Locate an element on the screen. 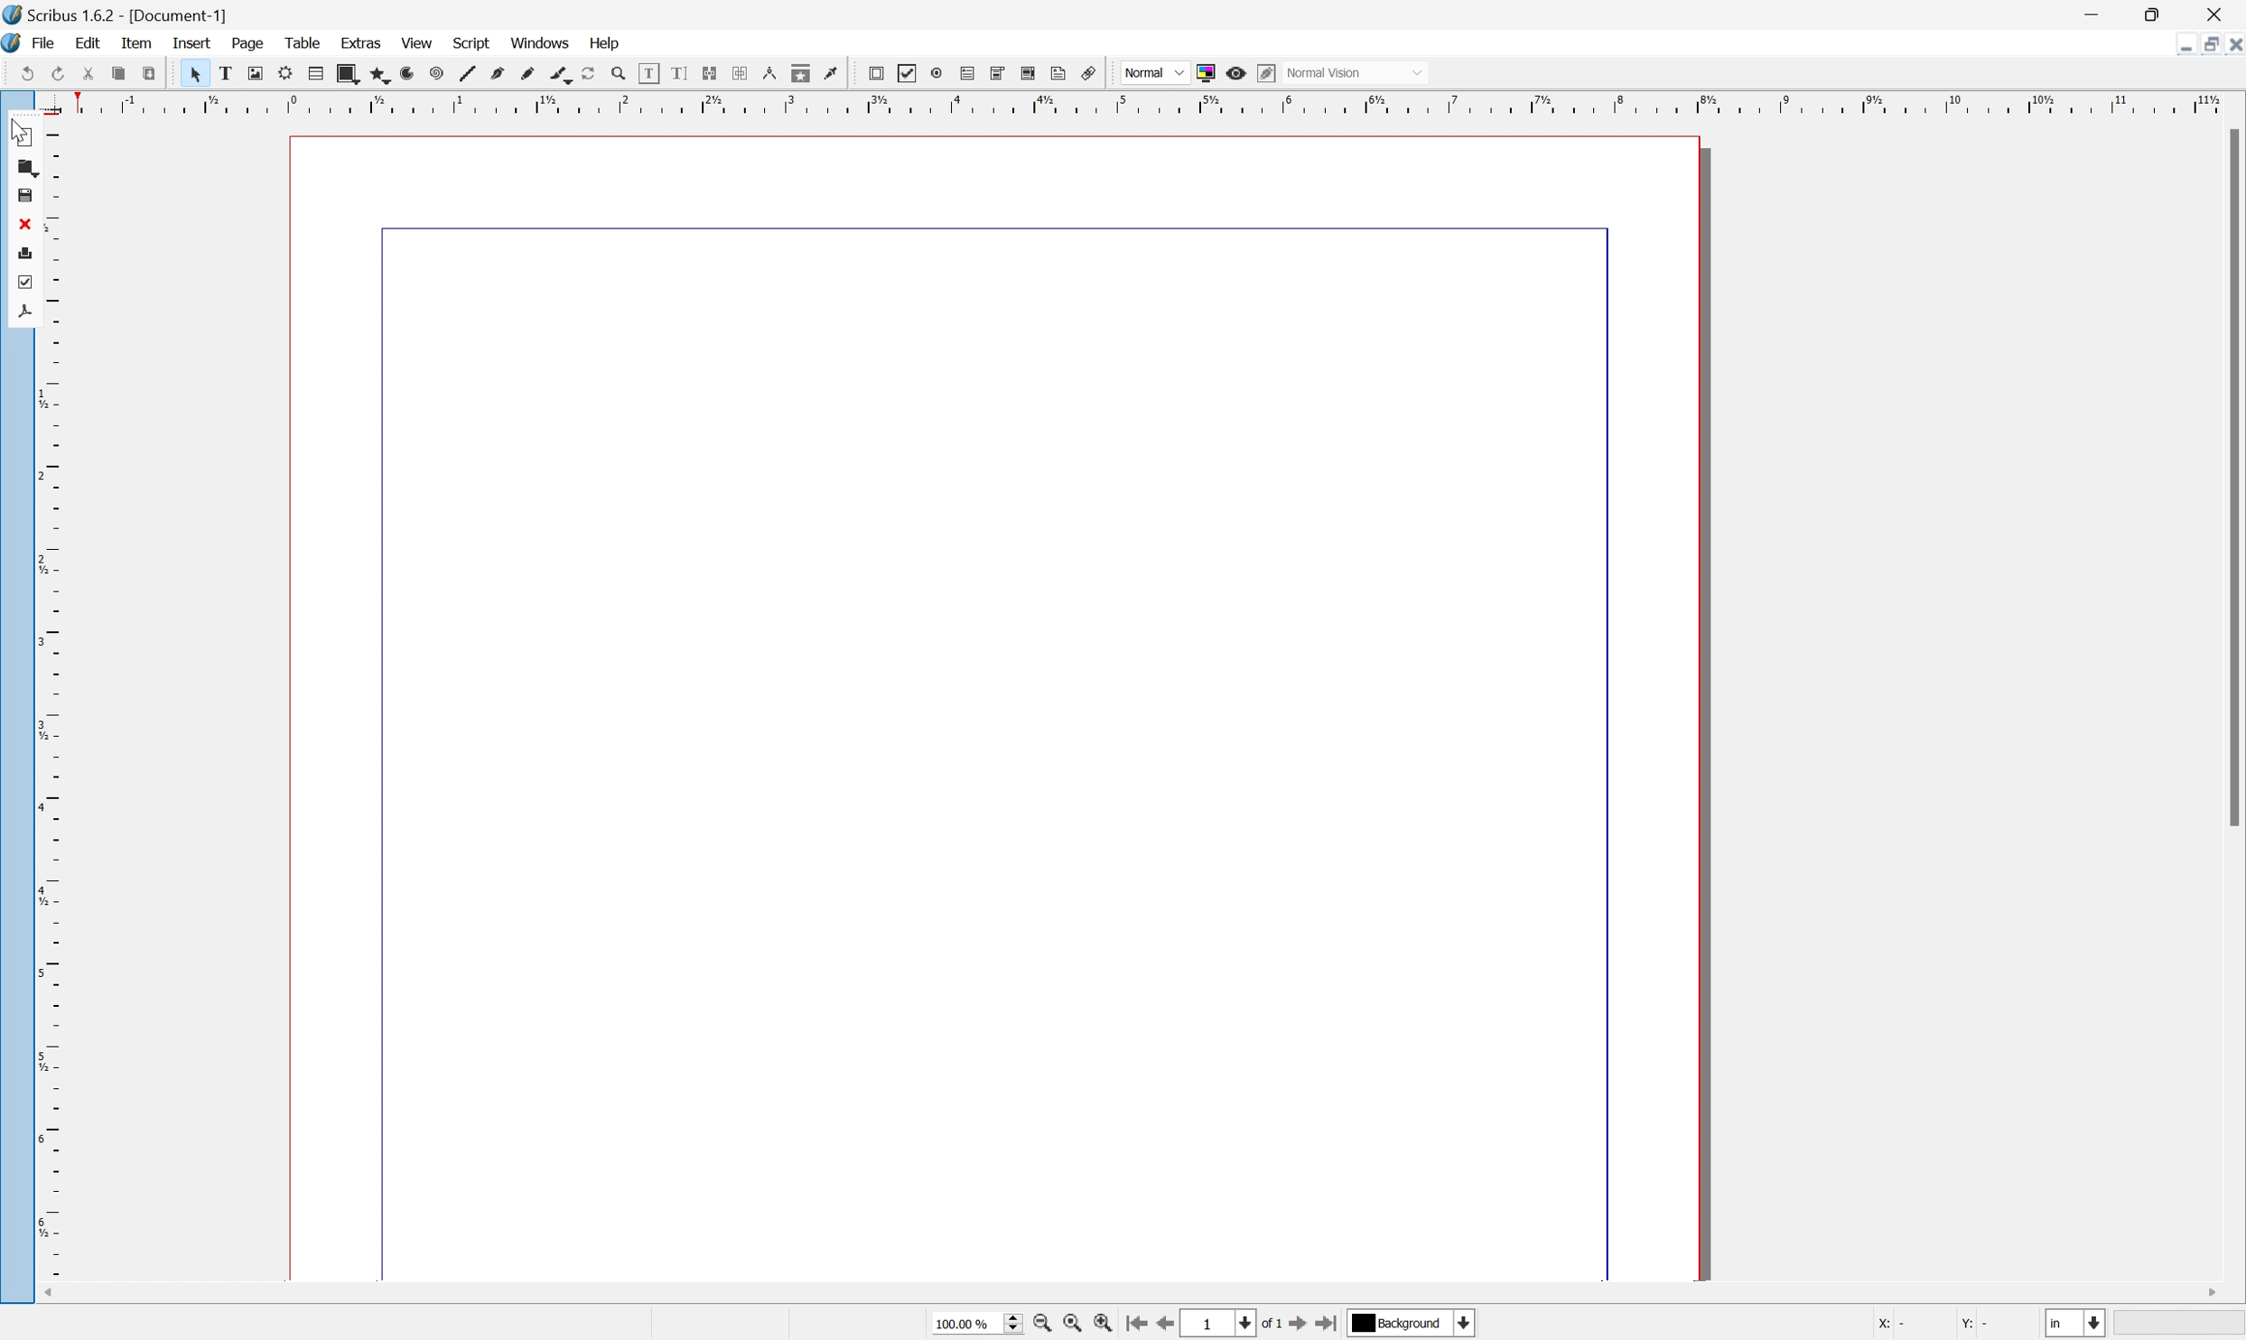 Image resolution: width=2246 pixels, height=1340 pixels. line is located at coordinates (678, 72).